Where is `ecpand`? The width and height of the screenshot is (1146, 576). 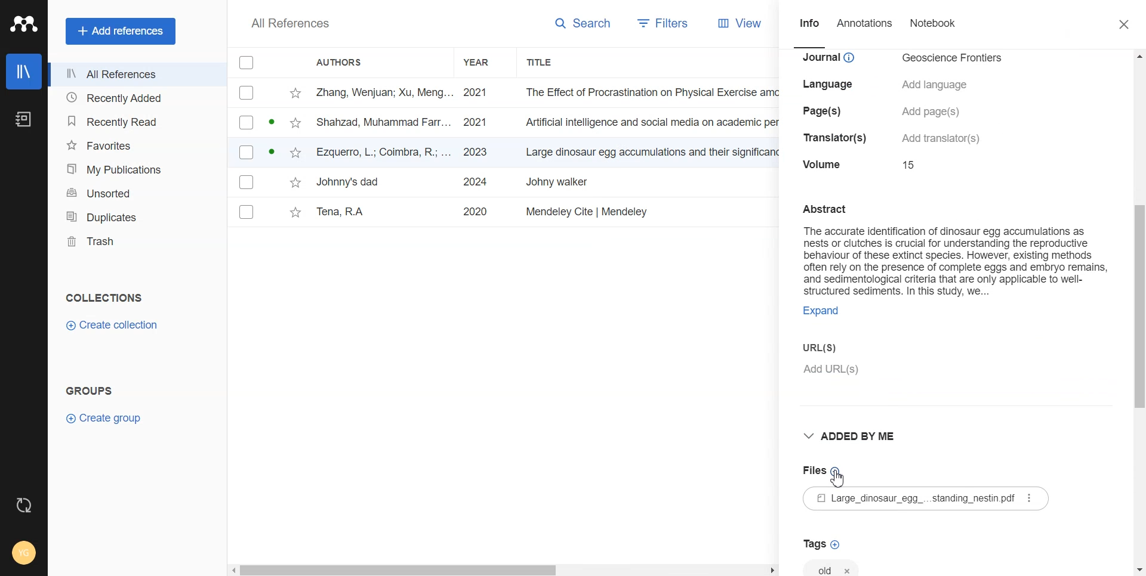
ecpand is located at coordinates (818, 311).